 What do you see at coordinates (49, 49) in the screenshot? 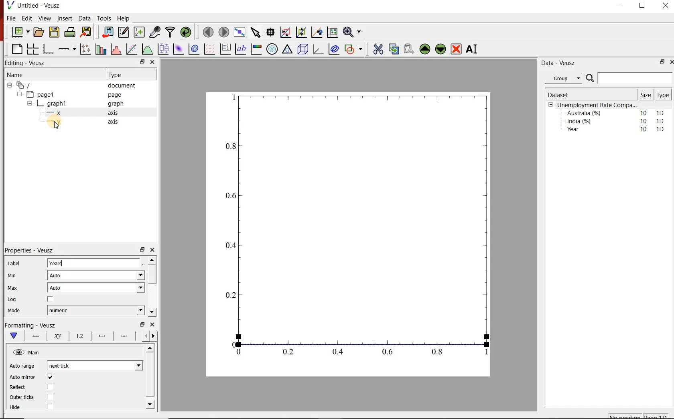
I see `base graphs` at bounding box center [49, 49].